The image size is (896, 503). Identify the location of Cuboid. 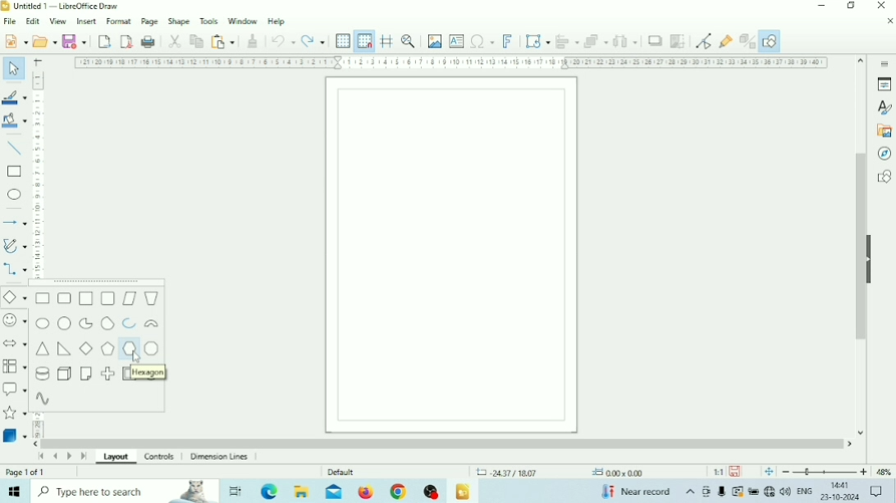
(65, 374).